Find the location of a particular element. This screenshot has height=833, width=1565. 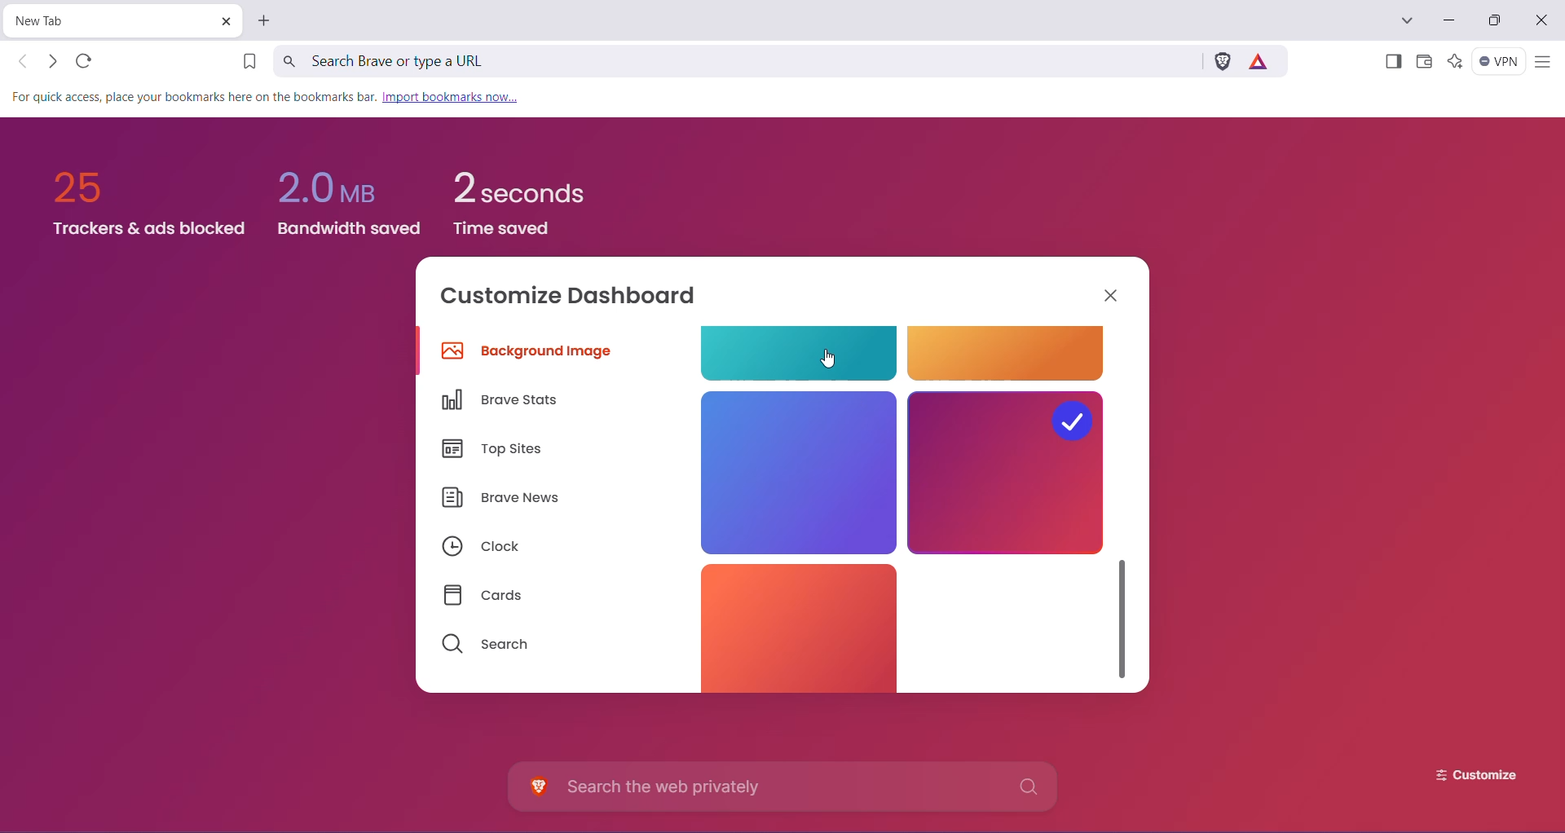

Customize is located at coordinates (1464, 775).